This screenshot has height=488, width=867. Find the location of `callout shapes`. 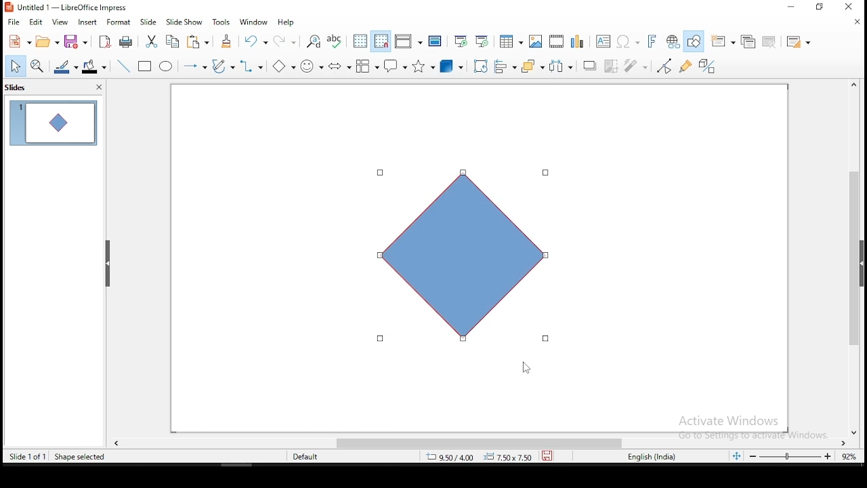

callout shapes is located at coordinates (396, 65).